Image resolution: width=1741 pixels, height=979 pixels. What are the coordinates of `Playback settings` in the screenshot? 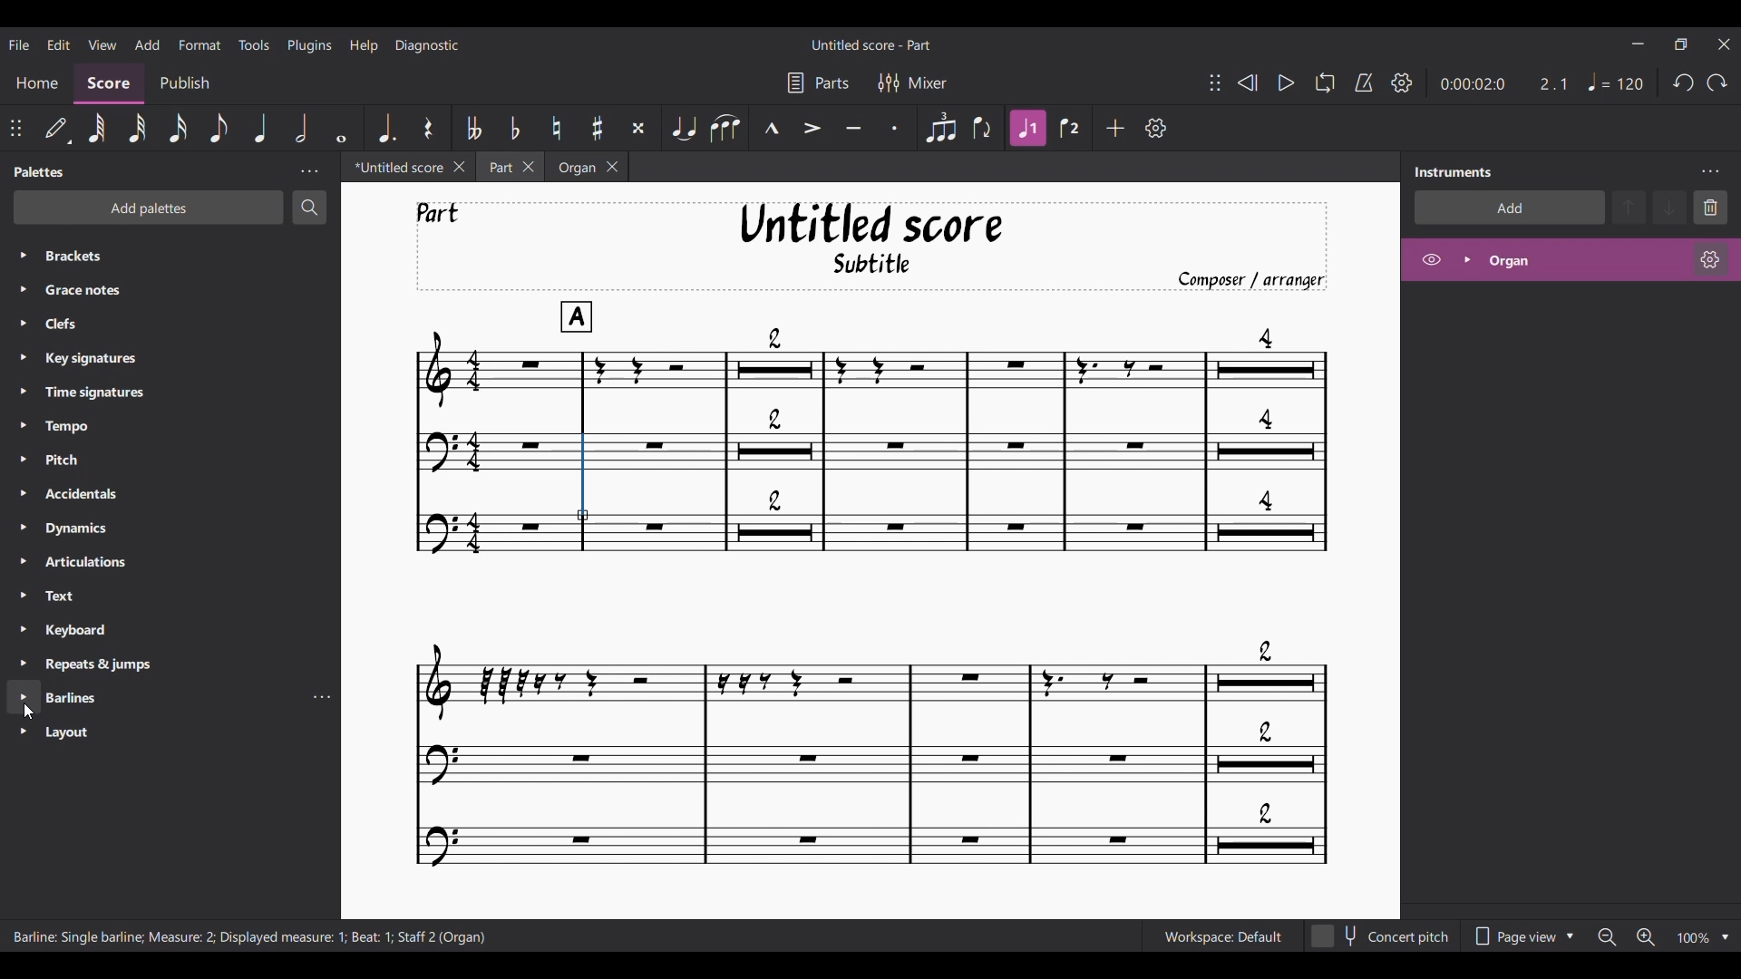 It's located at (1402, 82).